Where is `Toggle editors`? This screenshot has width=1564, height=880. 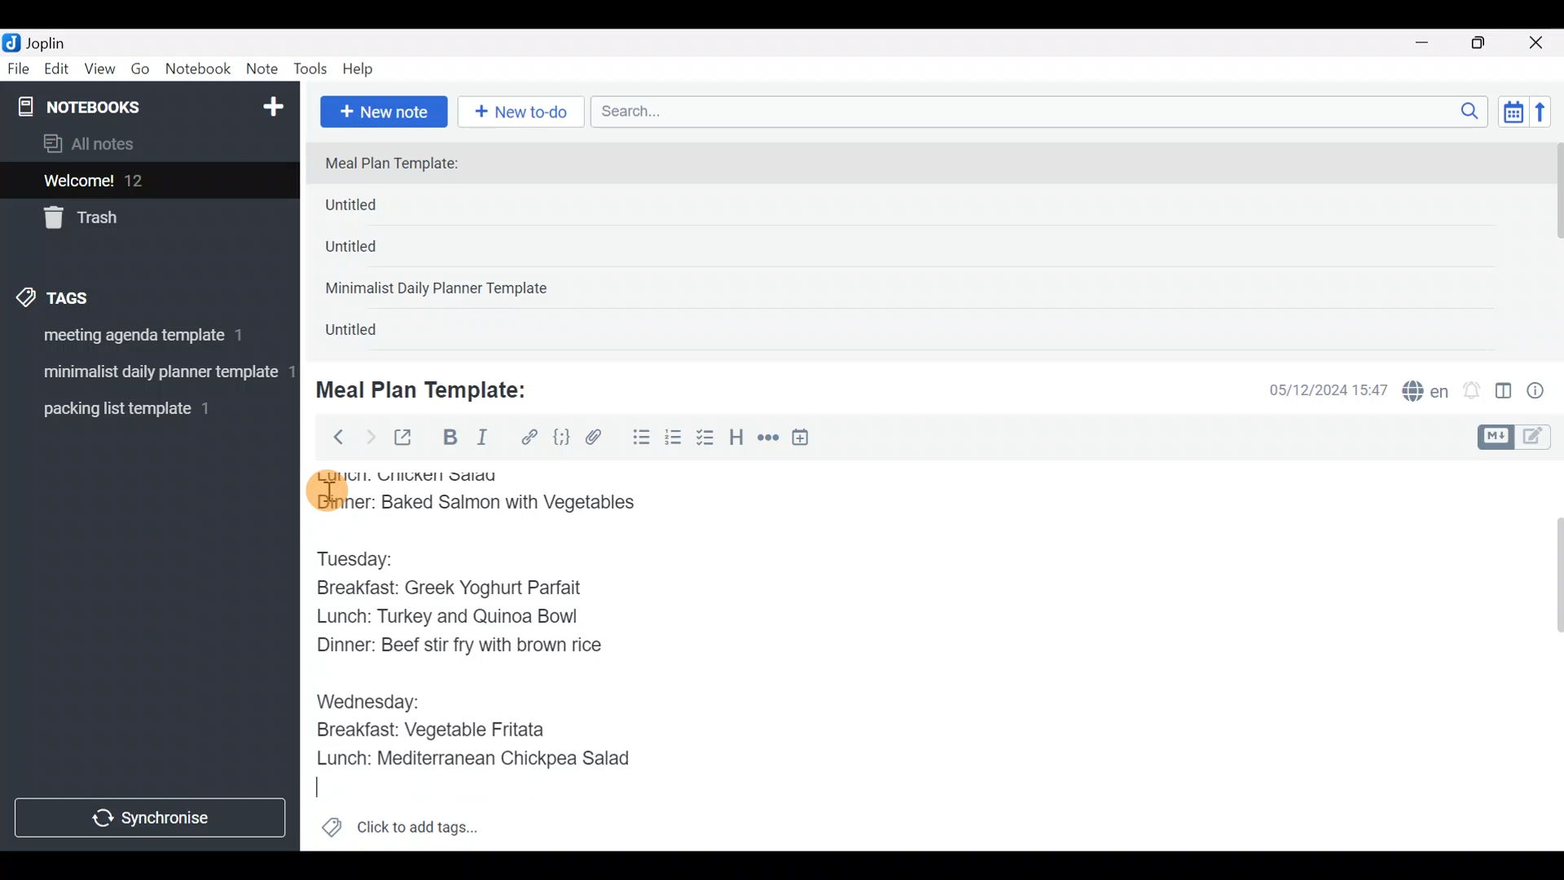
Toggle editors is located at coordinates (1518, 435).